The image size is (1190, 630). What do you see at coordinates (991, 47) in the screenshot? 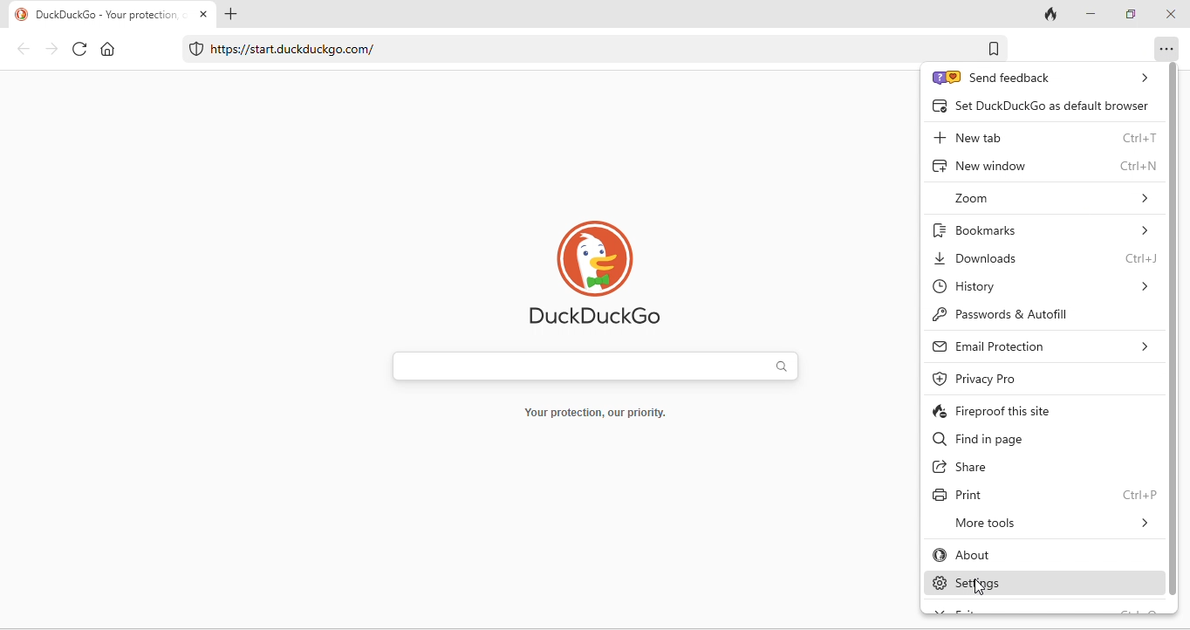
I see `add bookmark` at bounding box center [991, 47].